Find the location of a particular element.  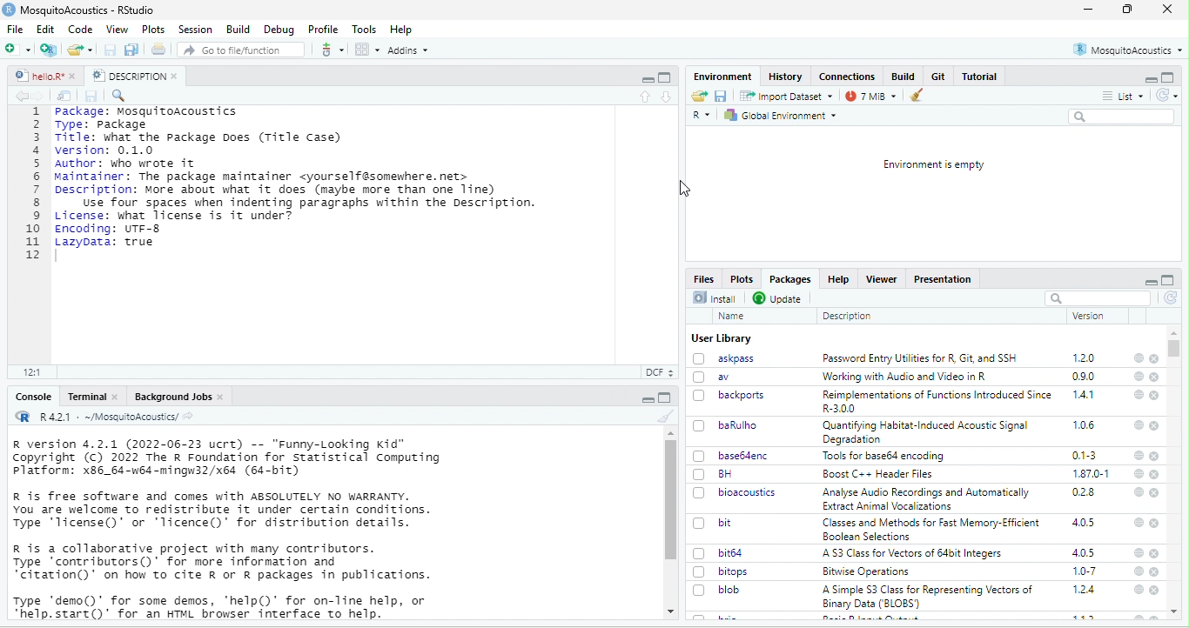

New file is located at coordinates (21, 49).